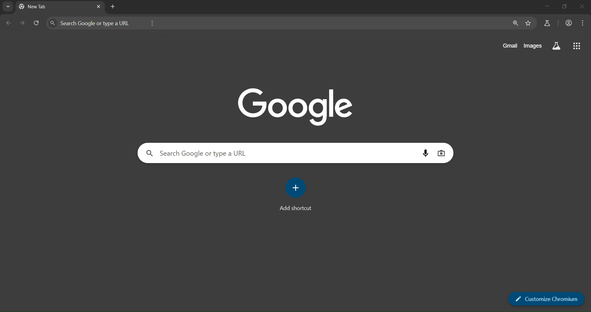  Describe the element at coordinates (529, 23) in the screenshot. I see `bookmark page` at that location.